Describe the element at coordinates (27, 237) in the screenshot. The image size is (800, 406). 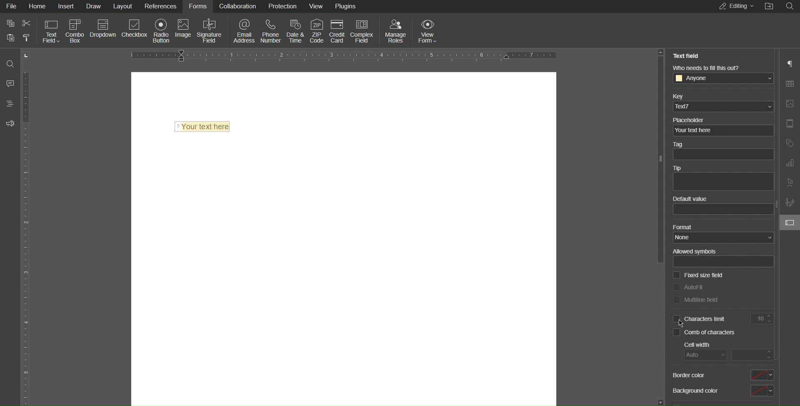
I see `Vertical Ruler` at that location.